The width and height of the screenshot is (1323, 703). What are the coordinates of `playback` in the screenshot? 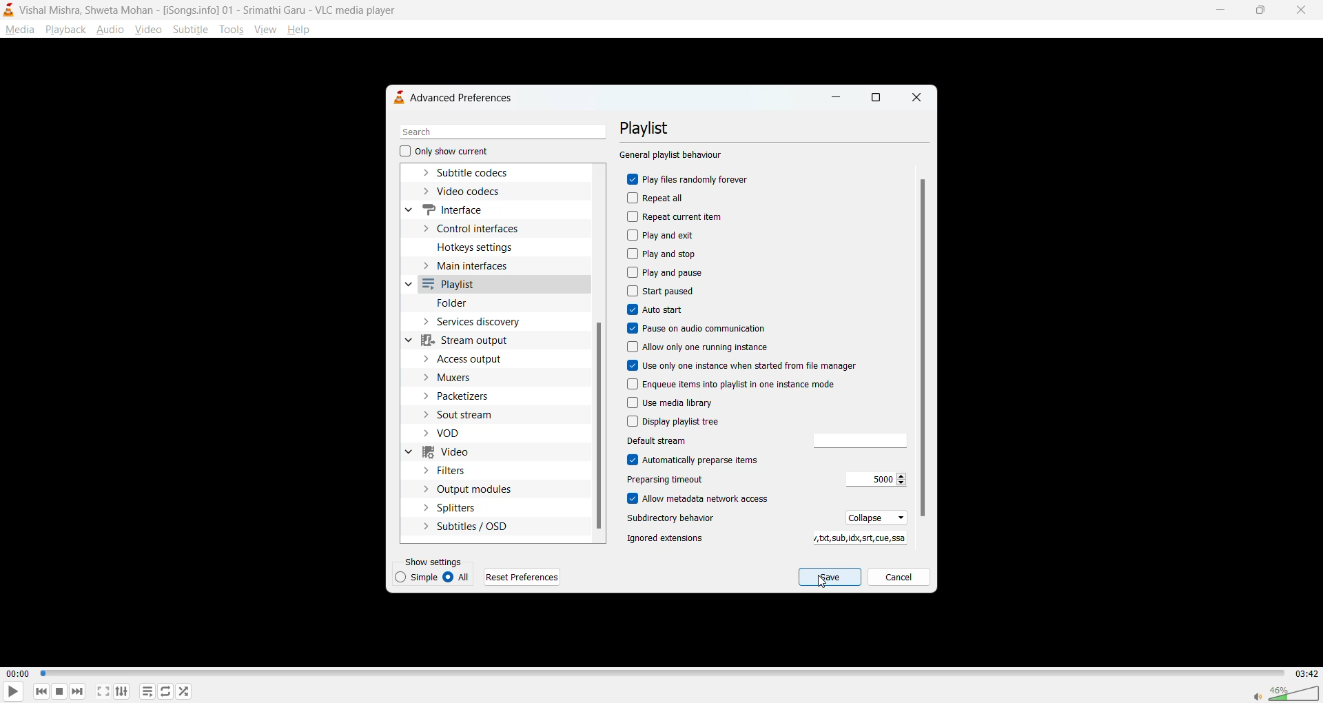 It's located at (65, 29).